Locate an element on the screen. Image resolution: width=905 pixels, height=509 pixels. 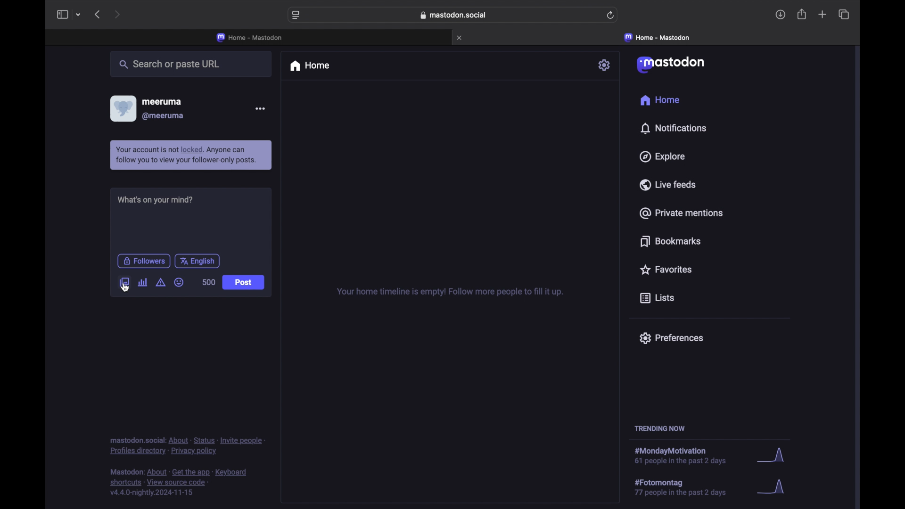
web address is located at coordinates (453, 15).